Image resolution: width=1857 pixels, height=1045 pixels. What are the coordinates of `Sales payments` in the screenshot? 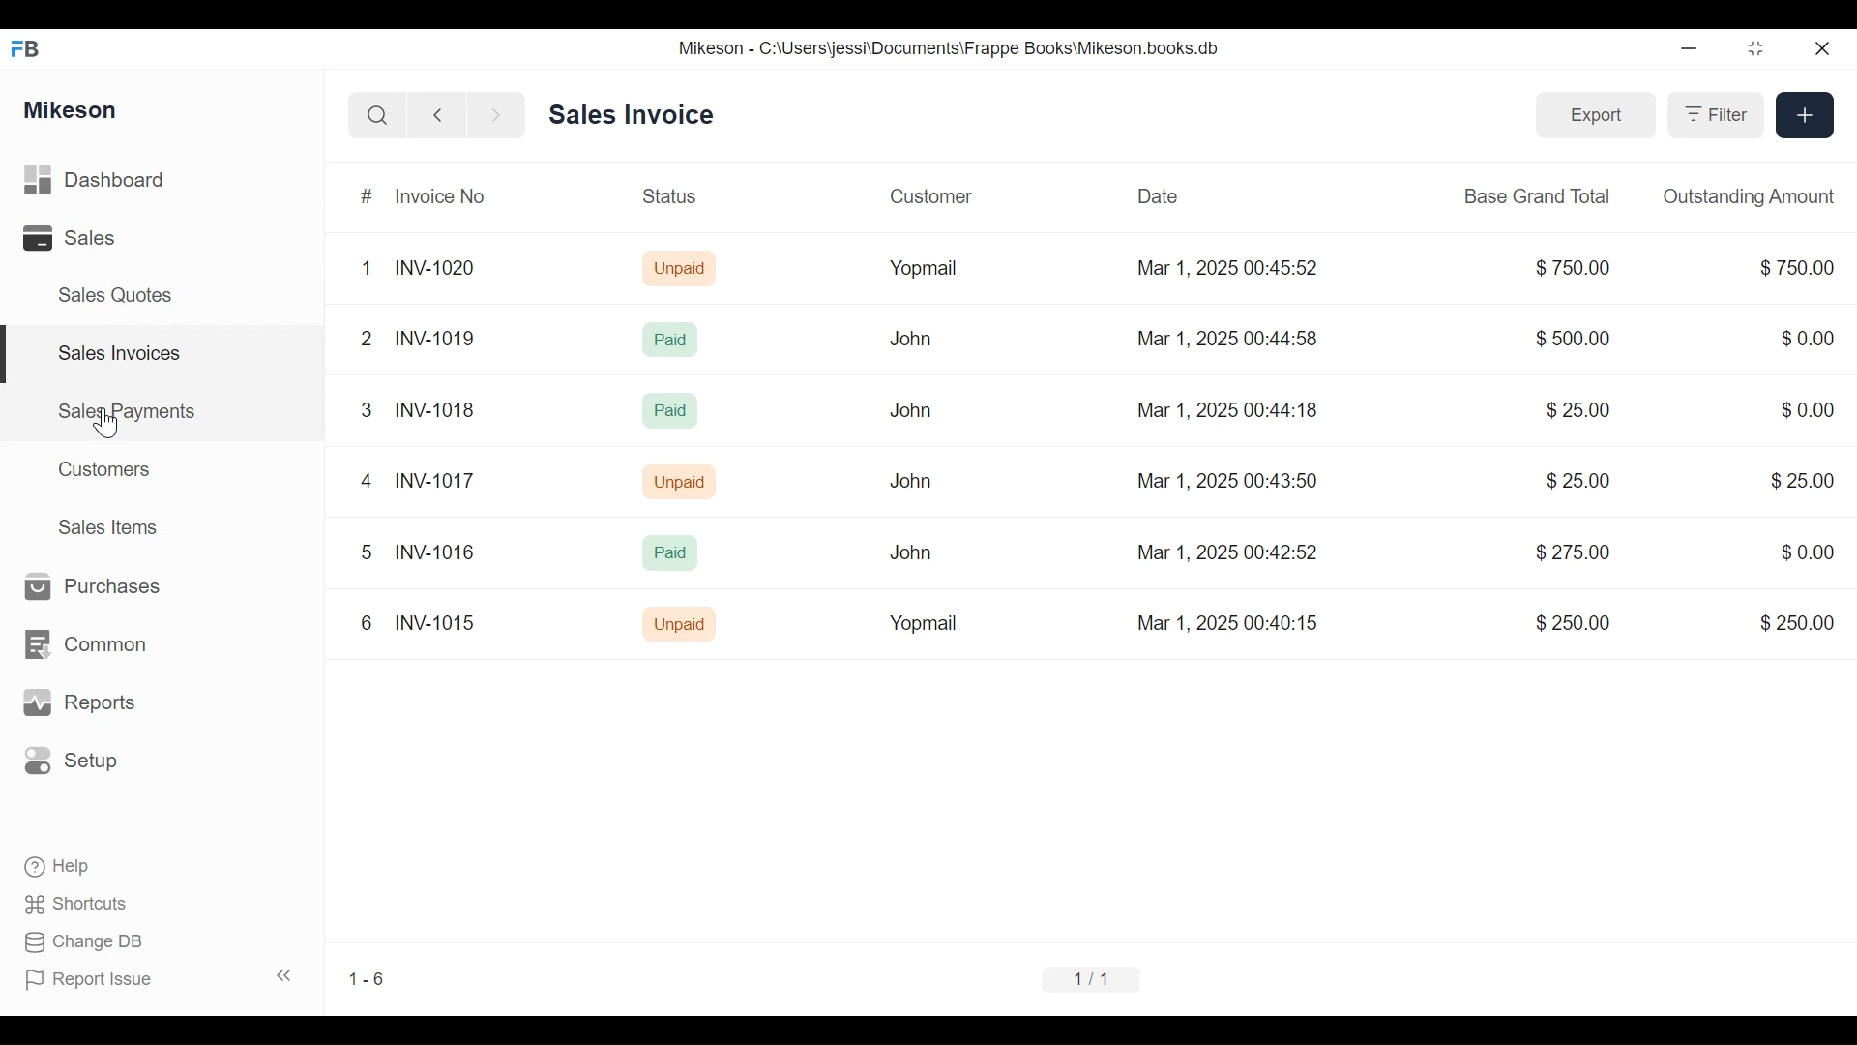 It's located at (131, 410).